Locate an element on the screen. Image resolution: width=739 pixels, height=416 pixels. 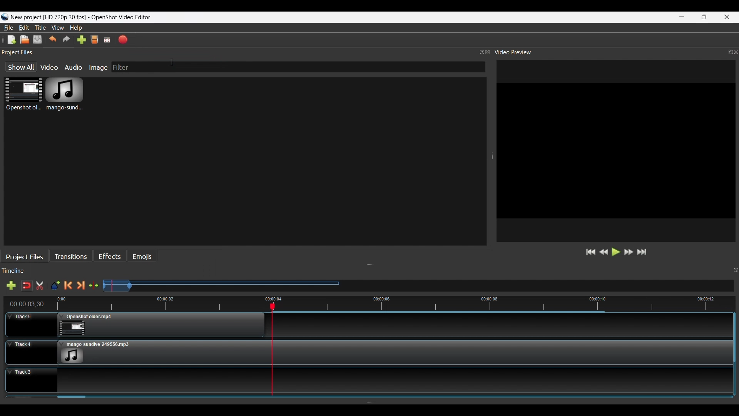
maximize is located at coordinates (477, 50).